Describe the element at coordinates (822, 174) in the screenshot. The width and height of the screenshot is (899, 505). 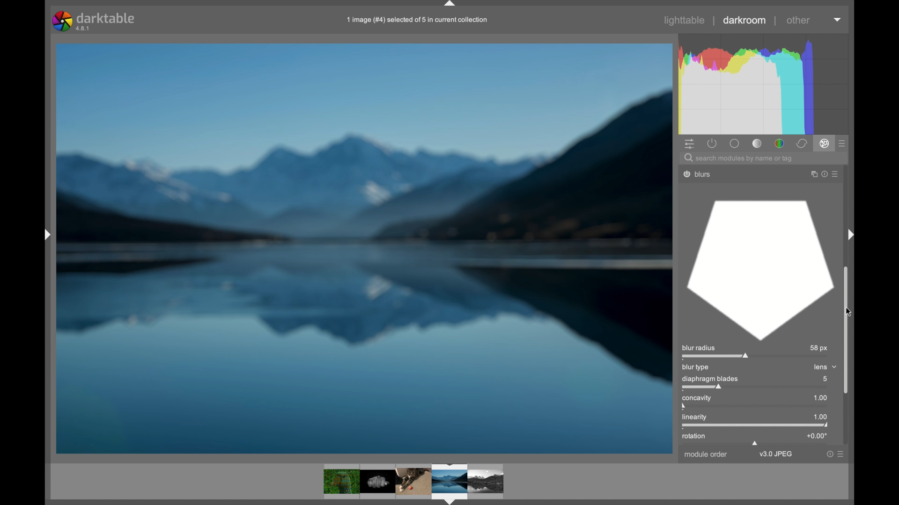
I see `help` at that location.